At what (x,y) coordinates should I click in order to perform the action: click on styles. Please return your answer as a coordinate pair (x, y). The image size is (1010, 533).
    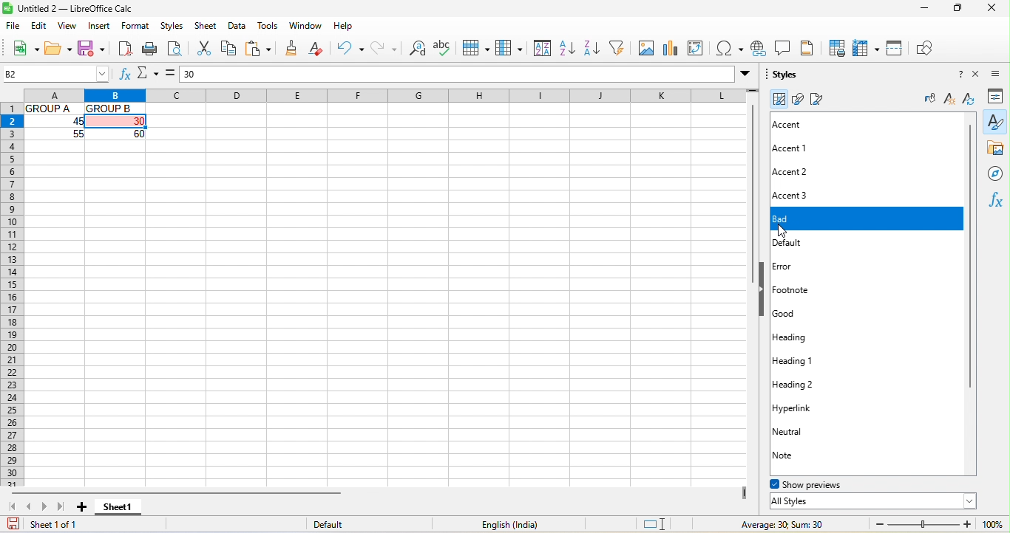
    Looking at the image, I should click on (788, 75).